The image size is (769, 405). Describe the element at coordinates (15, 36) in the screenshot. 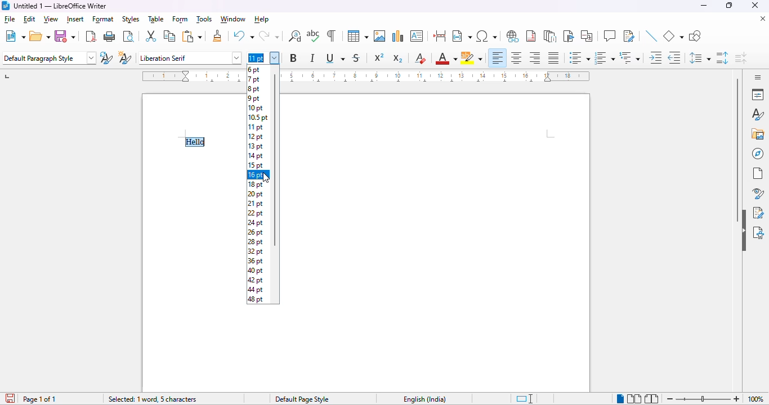

I see `new` at that location.